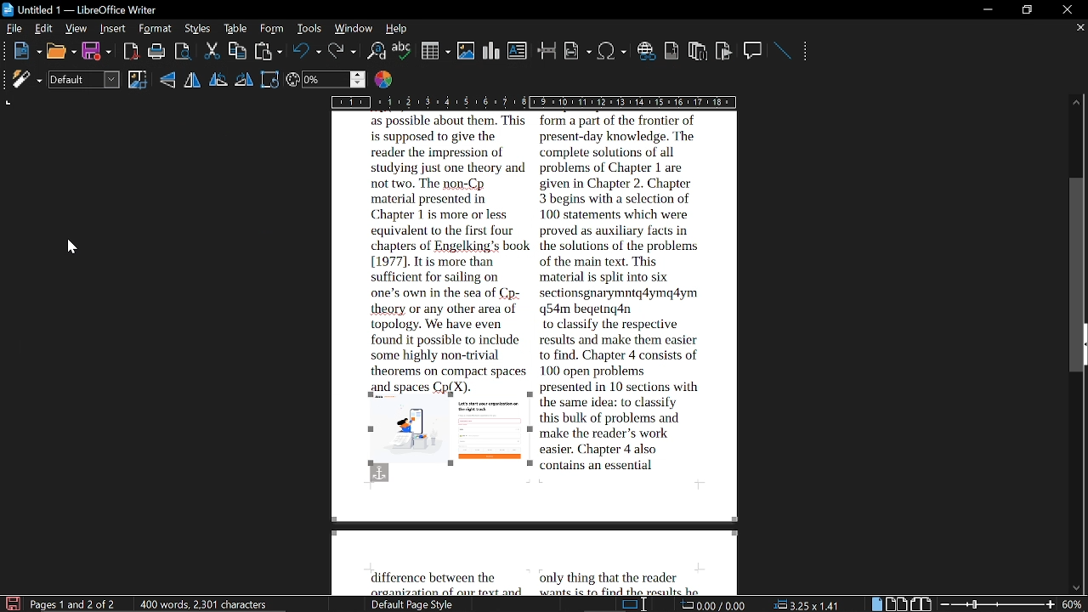 The height and width of the screenshot is (612, 1088). I want to click on image model, so click(87, 79).